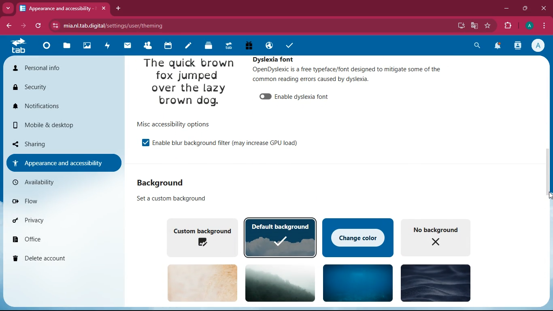 Image resolution: width=553 pixels, height=311 pixels. I want to click on delete, so click(59, 259).